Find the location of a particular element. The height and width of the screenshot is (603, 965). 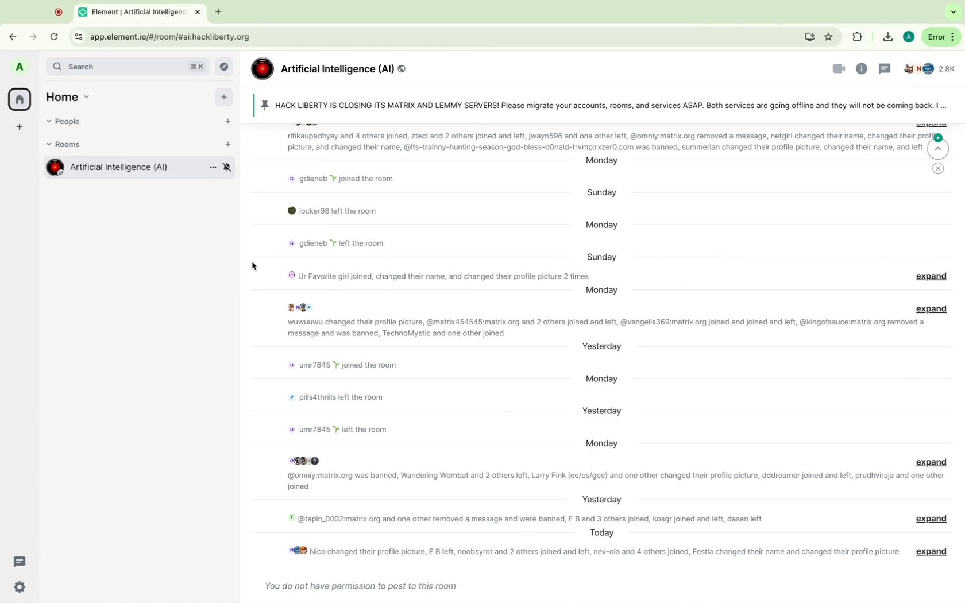

more is located at coordinates (210, 169).